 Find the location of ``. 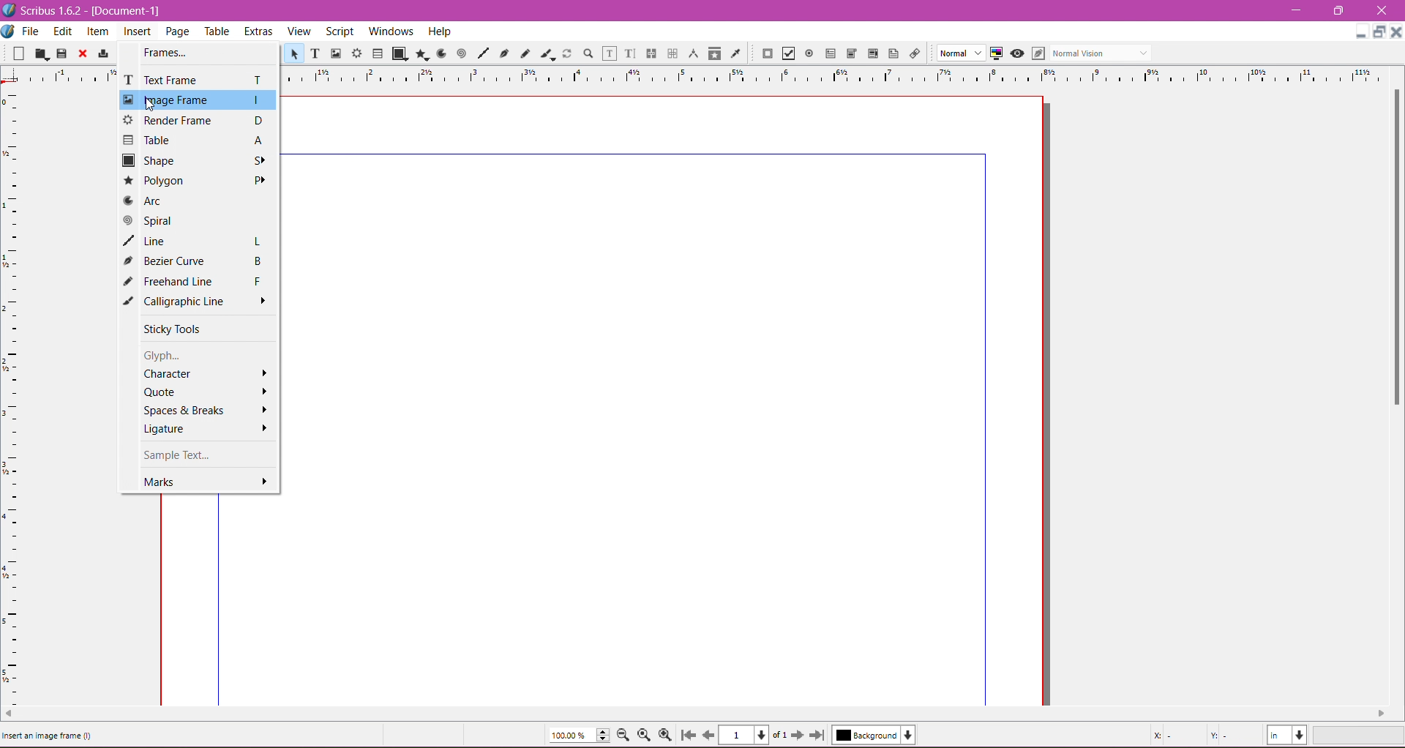

 is located at coordinates (1172, 735).